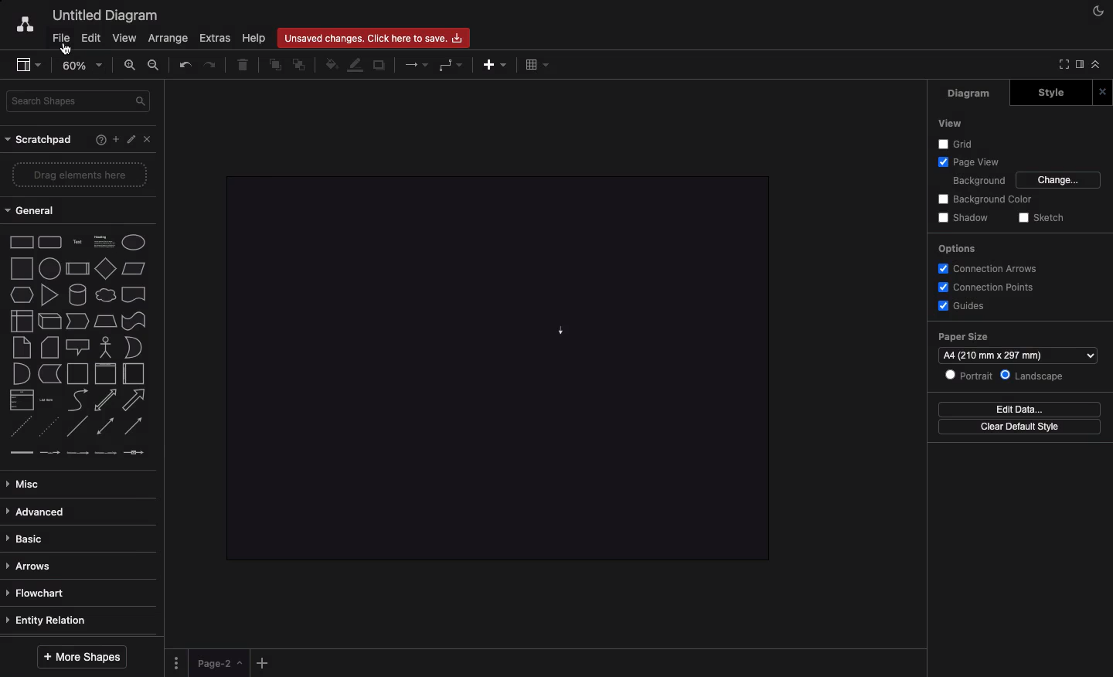  I want to click on Delete, so click(243, 66).